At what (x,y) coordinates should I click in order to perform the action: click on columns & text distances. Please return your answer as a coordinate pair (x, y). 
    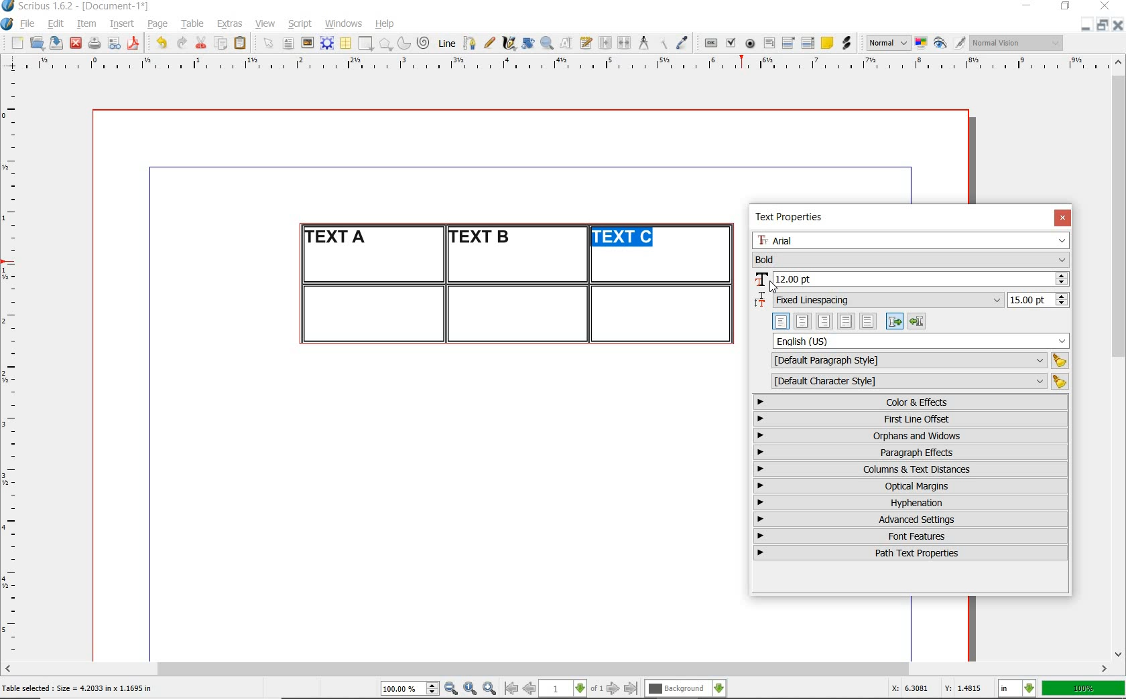
    Looking at the image, I should click on (914, 469).